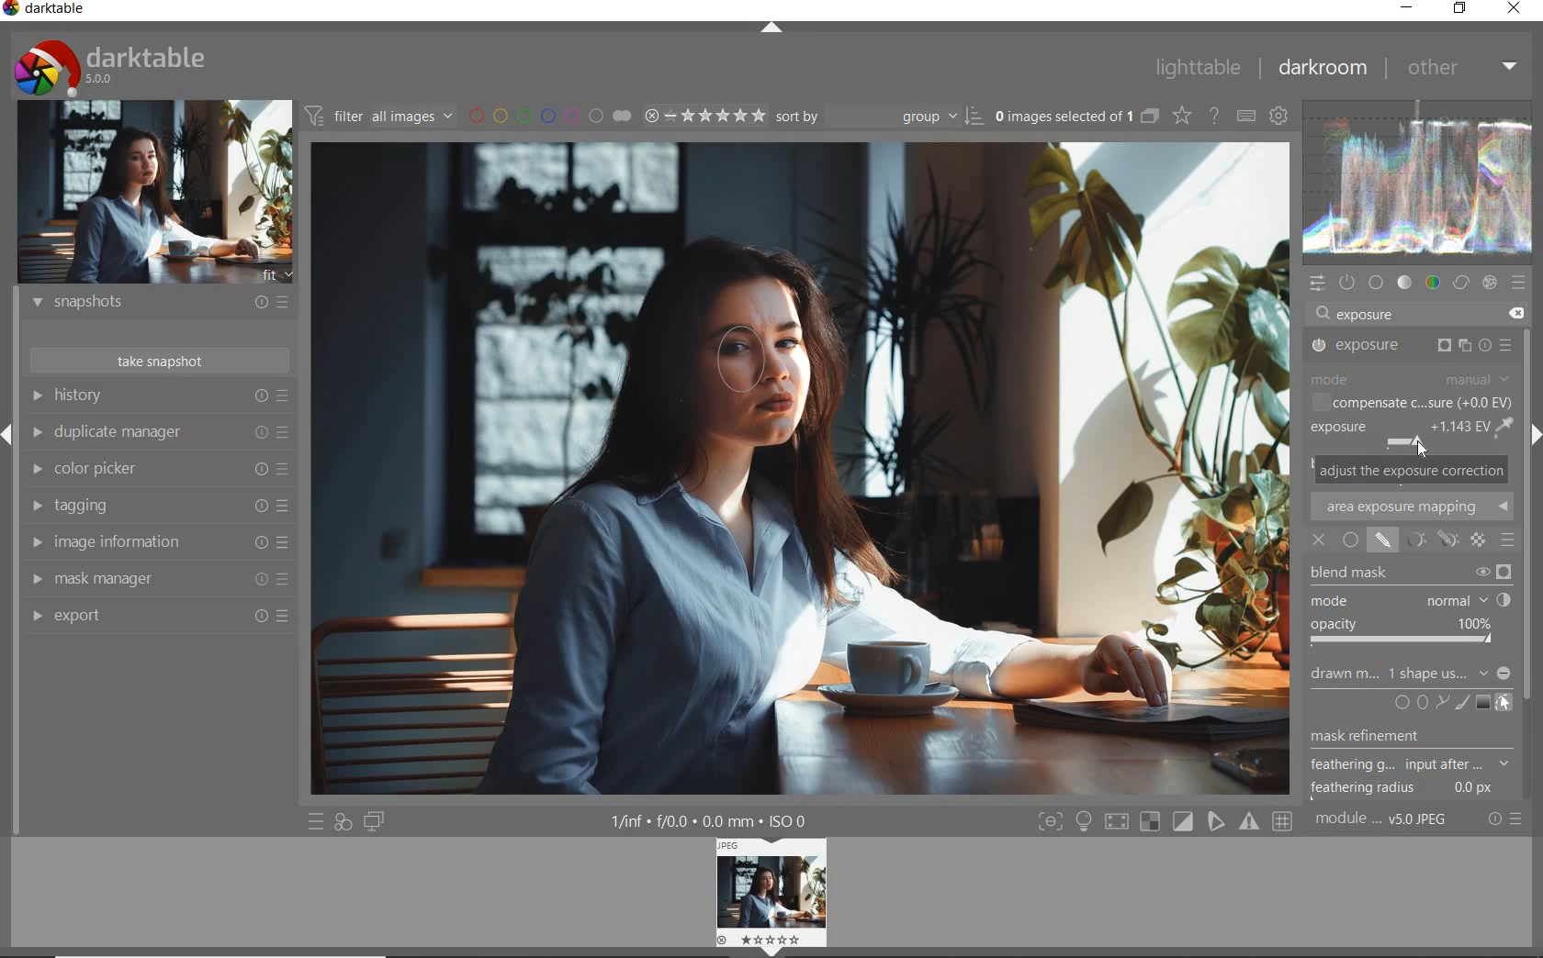  I want to click on tagging, so click(162, 507).